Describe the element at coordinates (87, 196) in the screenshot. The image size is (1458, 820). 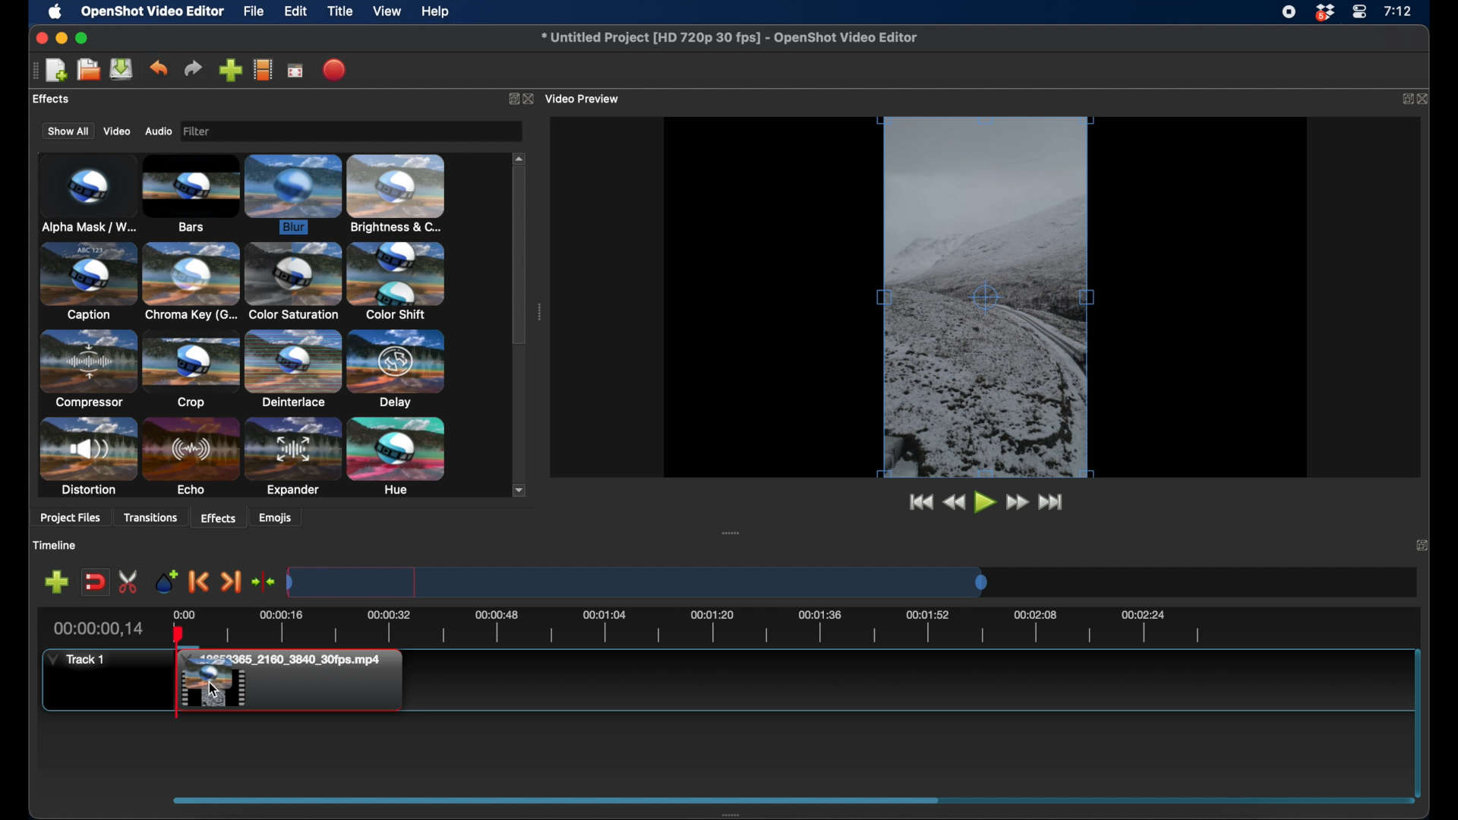
I see `alpha mask` at that location.